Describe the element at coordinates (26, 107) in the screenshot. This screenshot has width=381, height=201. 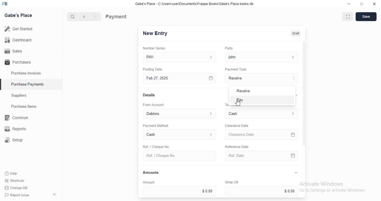
I see `Purchase Items.` at that location.